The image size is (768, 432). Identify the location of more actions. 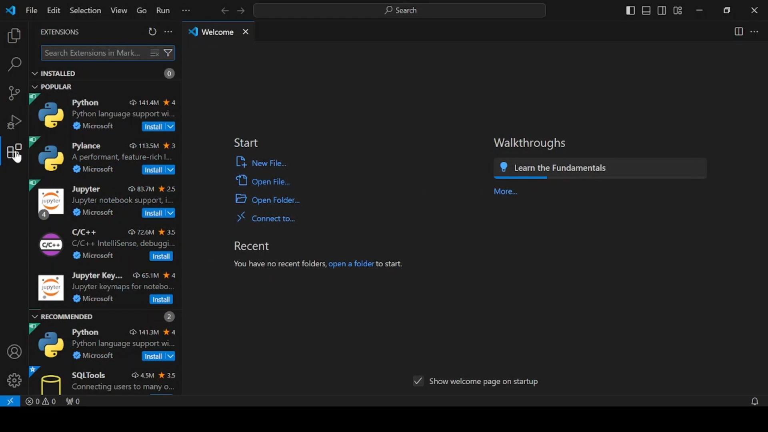
(755, 32).